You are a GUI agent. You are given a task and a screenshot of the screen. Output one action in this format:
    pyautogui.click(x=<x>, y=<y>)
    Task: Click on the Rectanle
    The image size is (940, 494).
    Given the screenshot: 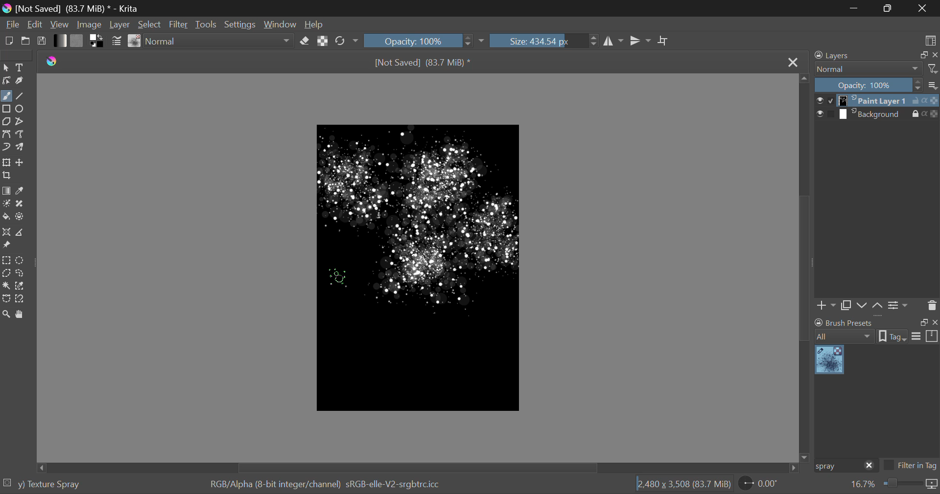 What is the action you would take?
    pyautogui.click(x=6, y=110)
    